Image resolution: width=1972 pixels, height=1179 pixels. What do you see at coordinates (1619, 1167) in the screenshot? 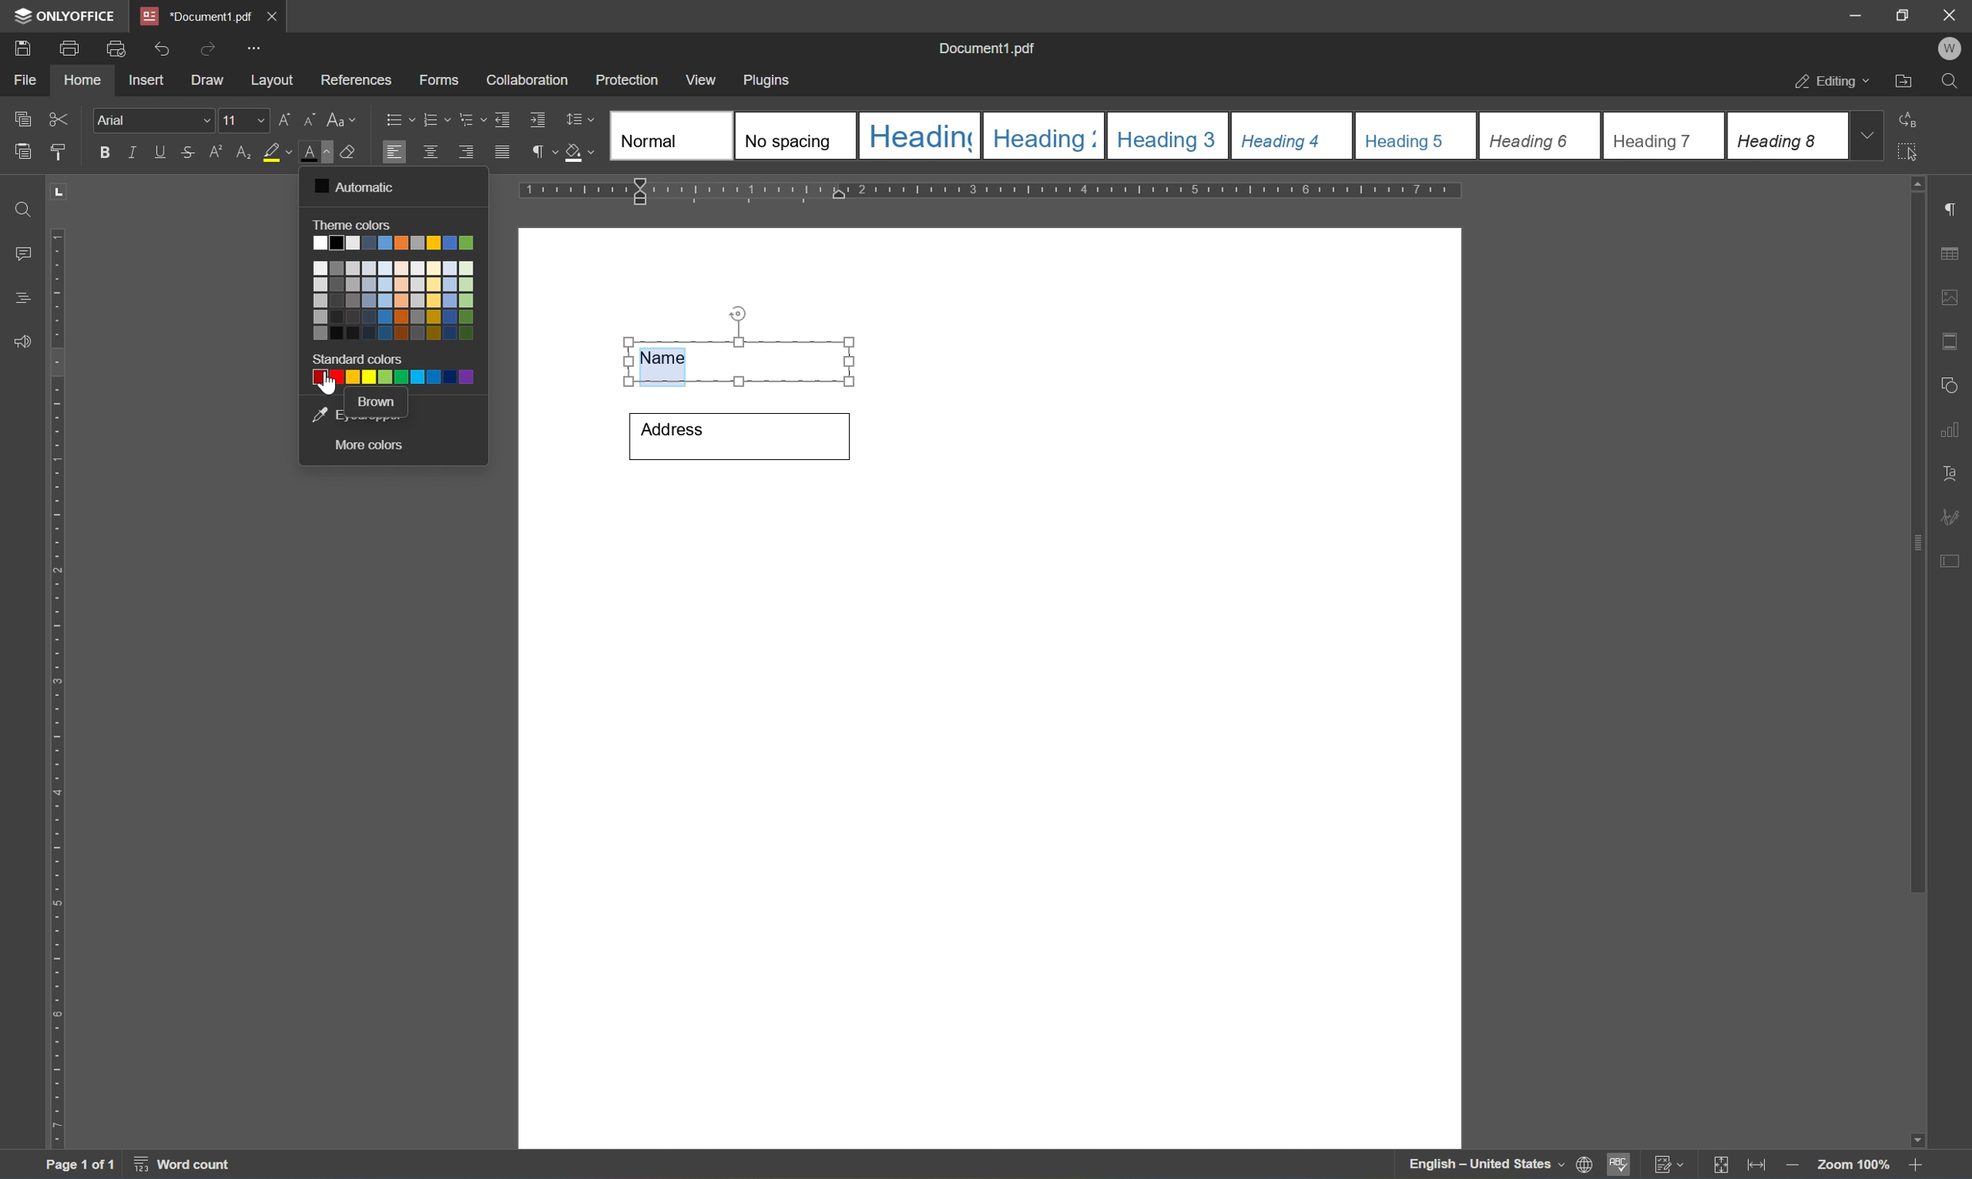
I see `spell checking` at bounding box center [1619, 1167].